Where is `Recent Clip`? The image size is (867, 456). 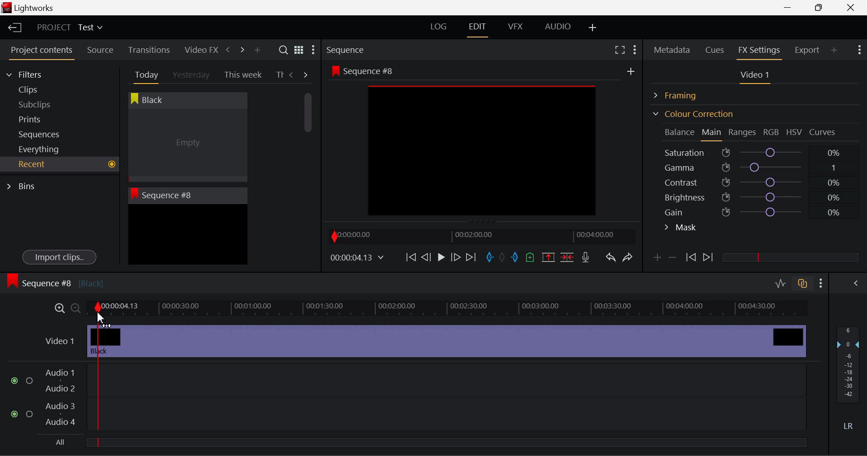 Recent Clip is located at coordinates (187, 236).